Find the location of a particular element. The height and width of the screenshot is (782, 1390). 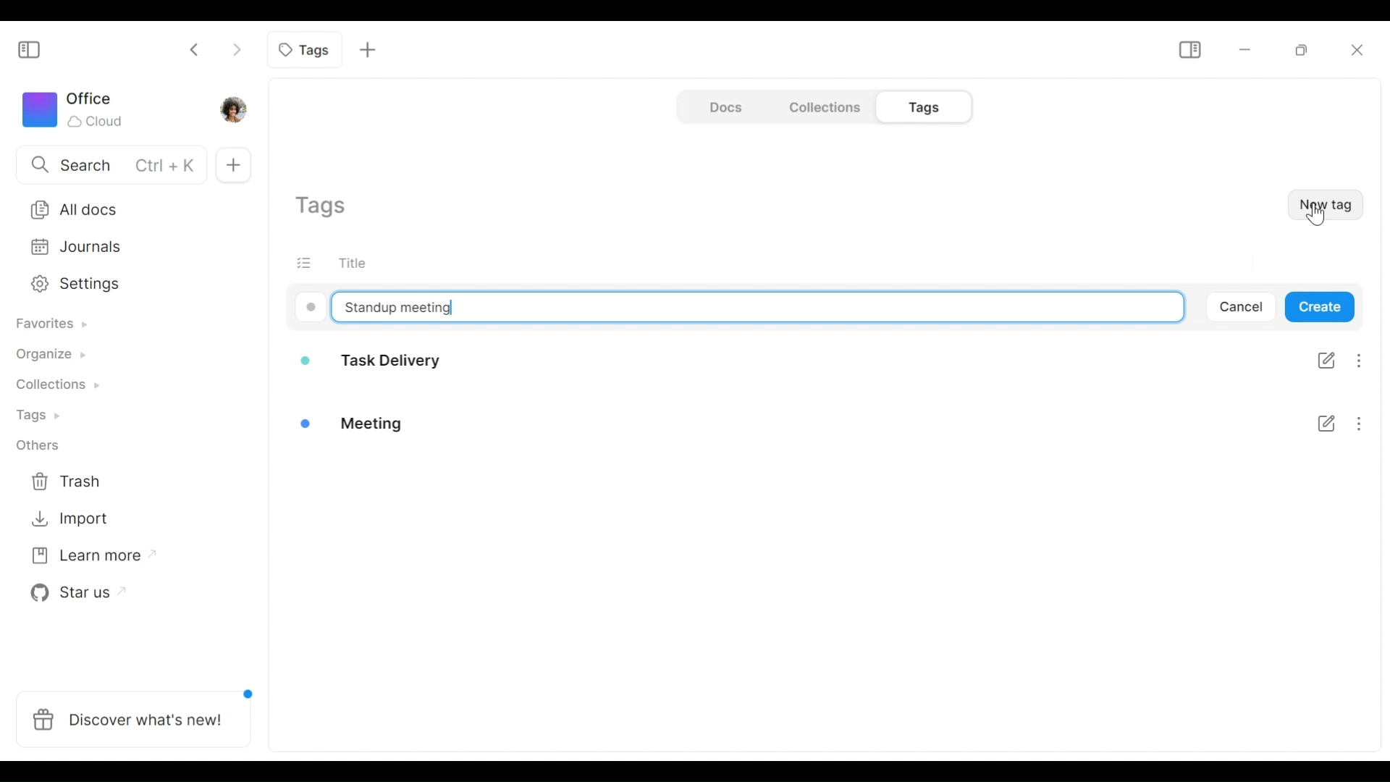

Others is located at coordinates (43, 444).